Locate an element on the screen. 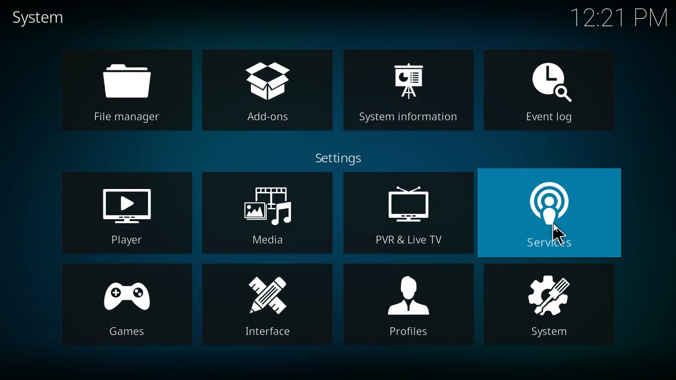  event log is located at coordinates (551, 90).